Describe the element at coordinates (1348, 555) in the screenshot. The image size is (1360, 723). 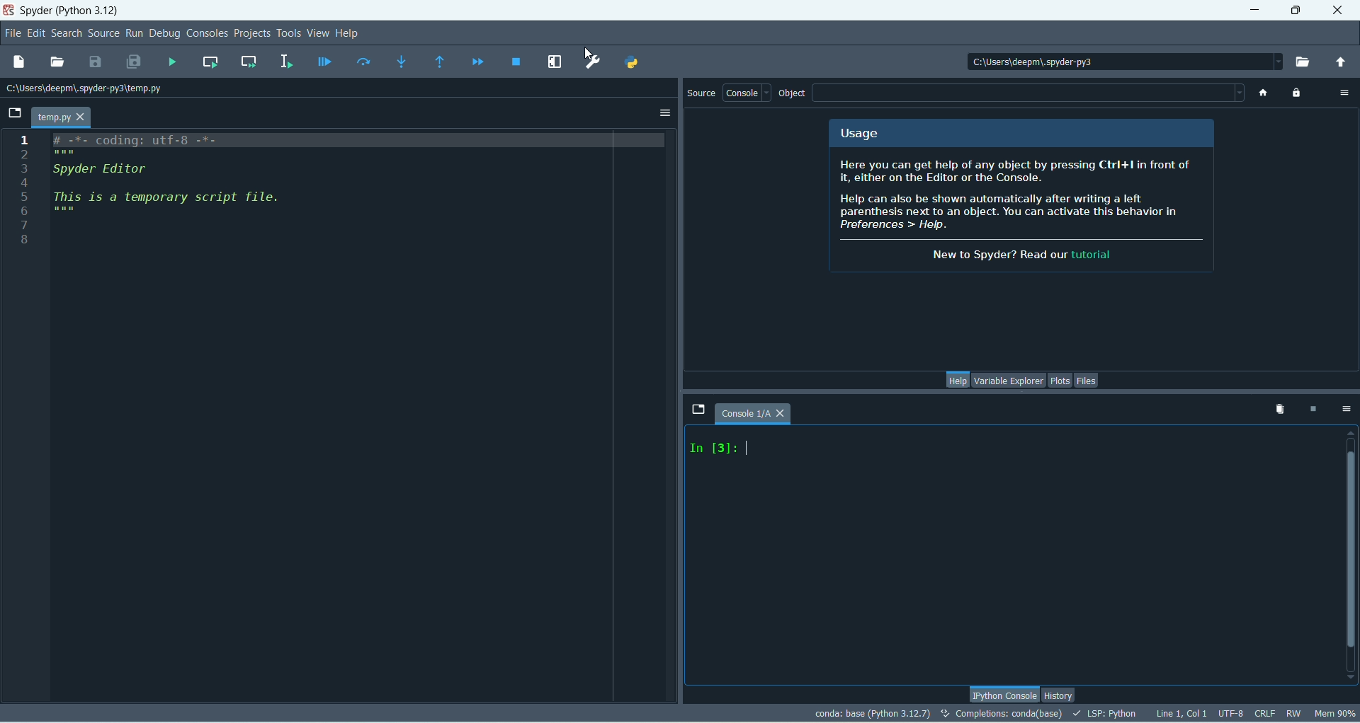
I see `vertical scroll bar` at that location.